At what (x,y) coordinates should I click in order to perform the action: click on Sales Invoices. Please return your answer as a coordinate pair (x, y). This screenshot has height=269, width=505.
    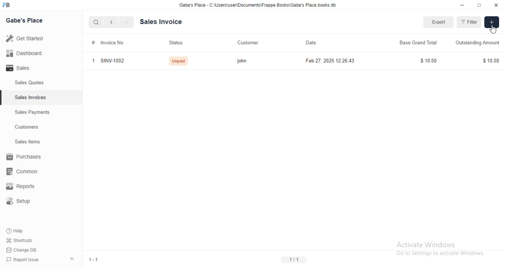
    Looking at the image, I should click on (31, 97).